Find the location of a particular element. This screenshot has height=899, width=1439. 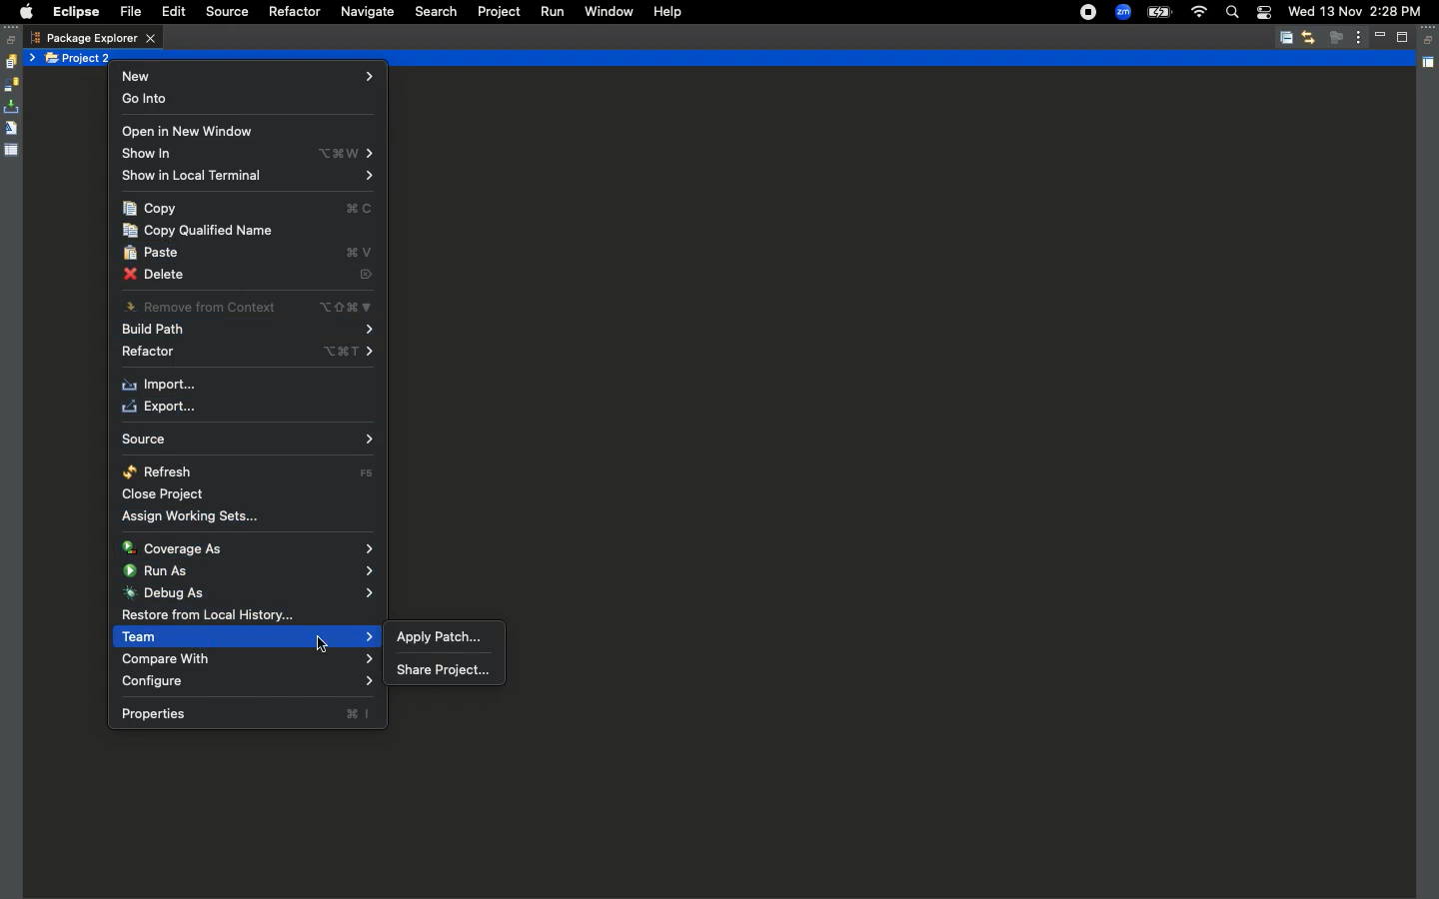

Open in new window is located at coordinates (188, 133).